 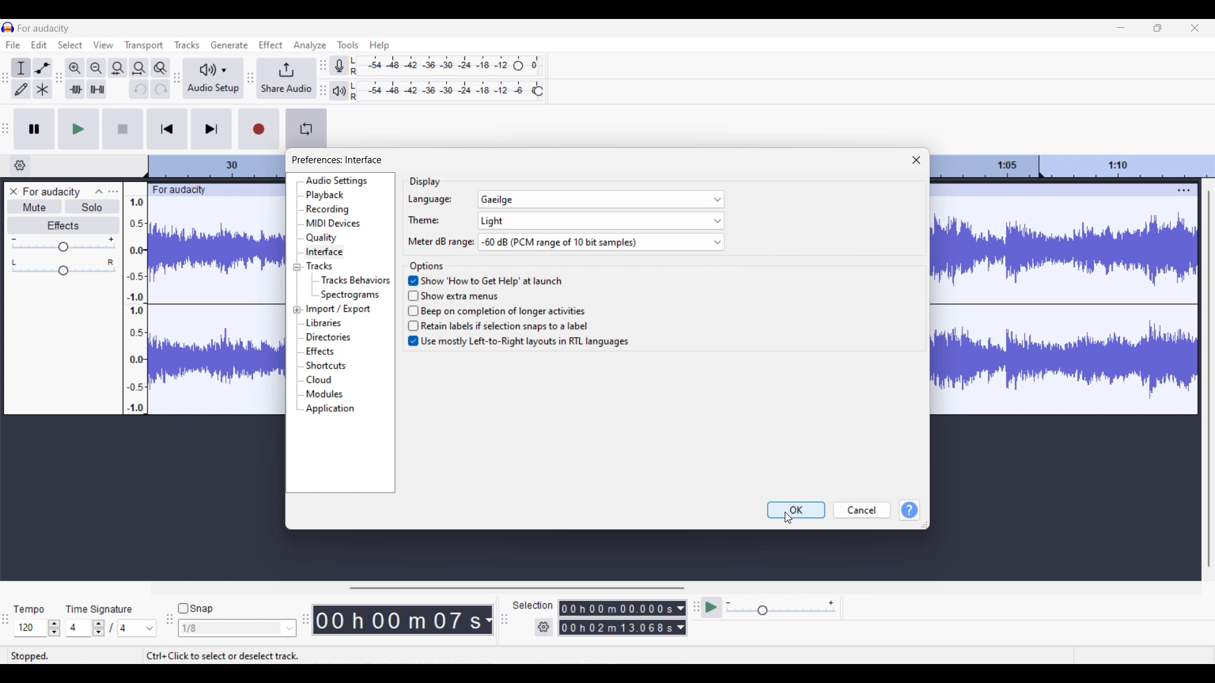 What do you see at coordinates (464, 295) in the screenshot?
I see `Show extra menus` at bounding box center [464, 295].